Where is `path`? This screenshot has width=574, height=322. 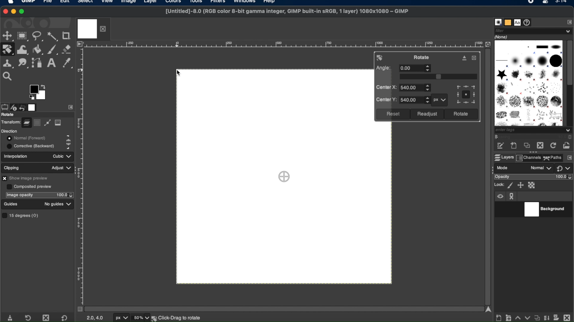 path is located at coordinates (47, 123).